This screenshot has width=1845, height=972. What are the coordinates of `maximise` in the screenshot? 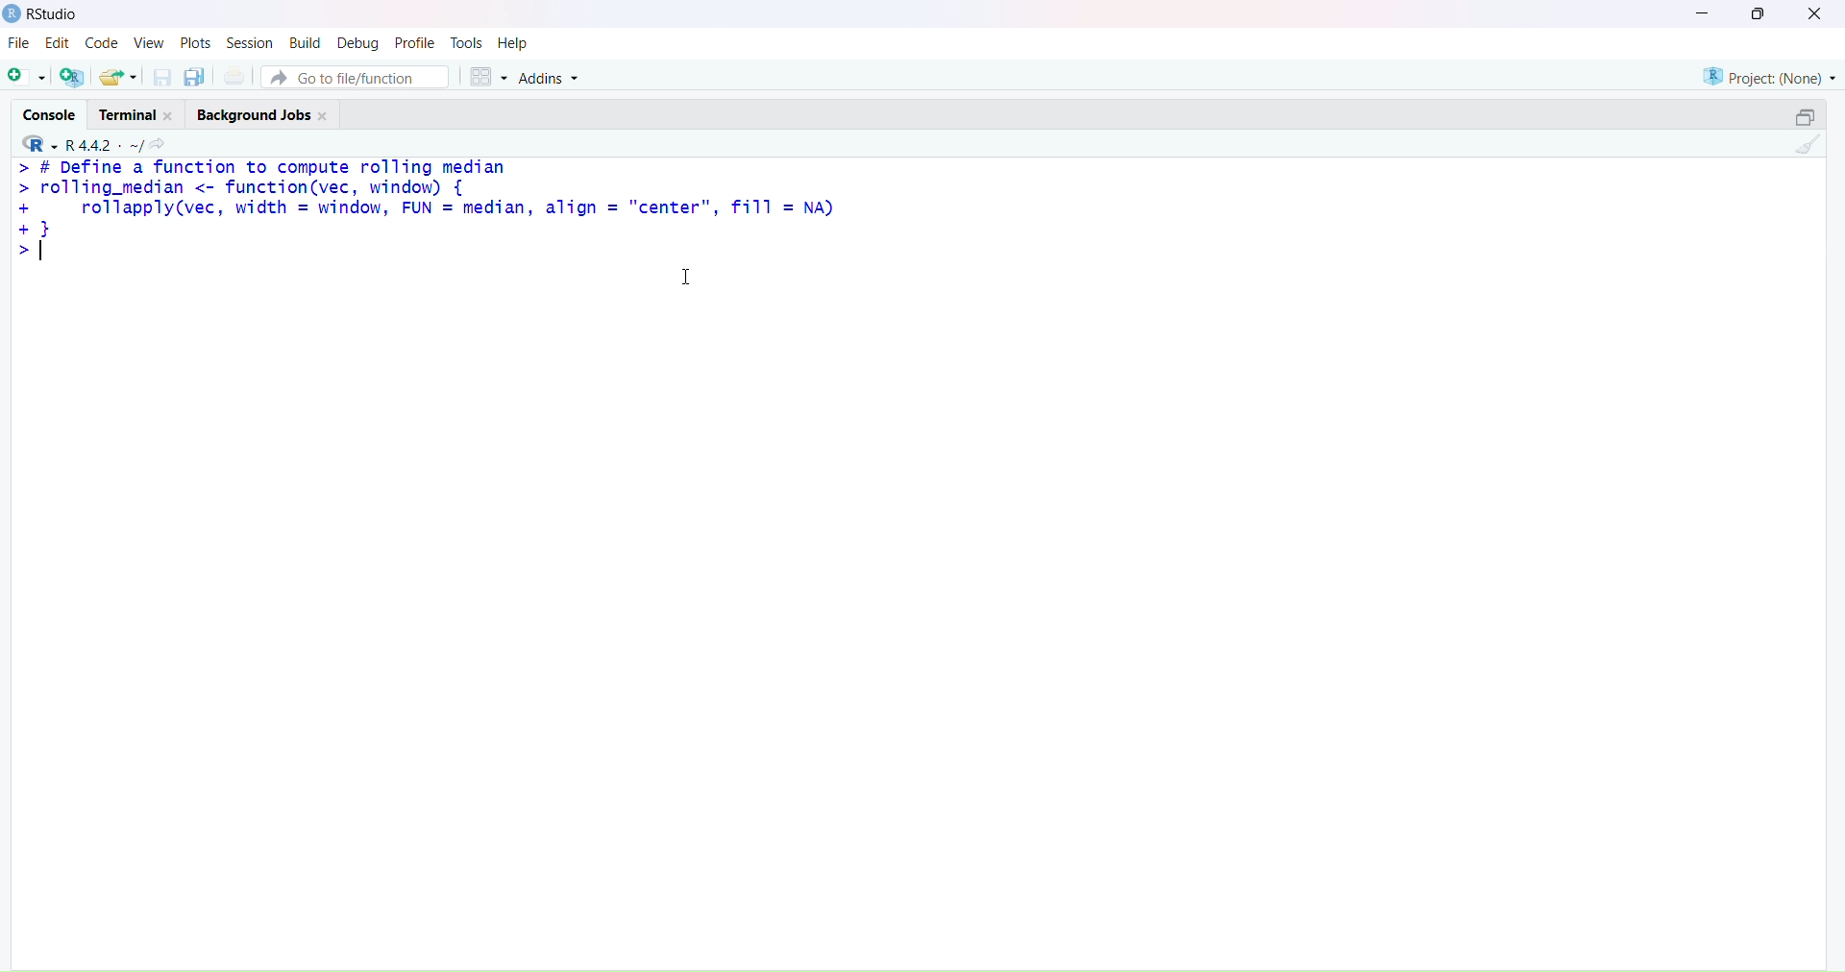 It's located at (1758, 13).